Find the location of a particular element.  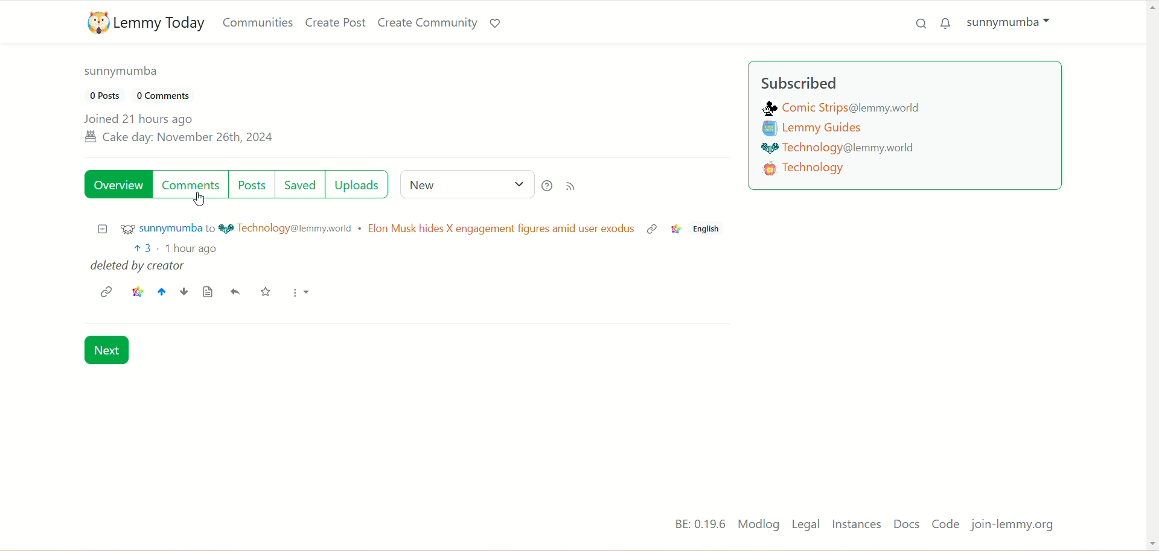

new is located at coordinates (463, 183).